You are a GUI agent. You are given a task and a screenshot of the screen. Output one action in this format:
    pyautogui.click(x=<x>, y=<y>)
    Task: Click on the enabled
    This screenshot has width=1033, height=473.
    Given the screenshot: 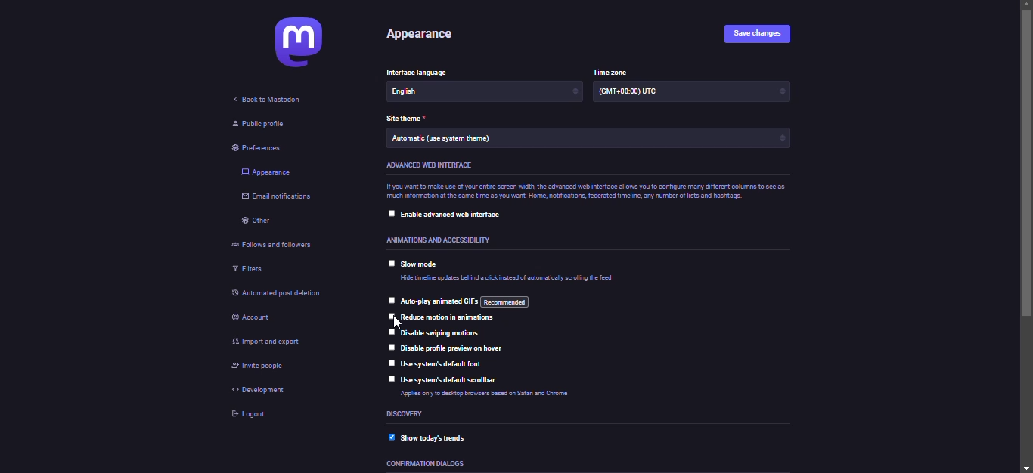 What is the action you would take?
    pyautogui.click(x=391, y=437)
    